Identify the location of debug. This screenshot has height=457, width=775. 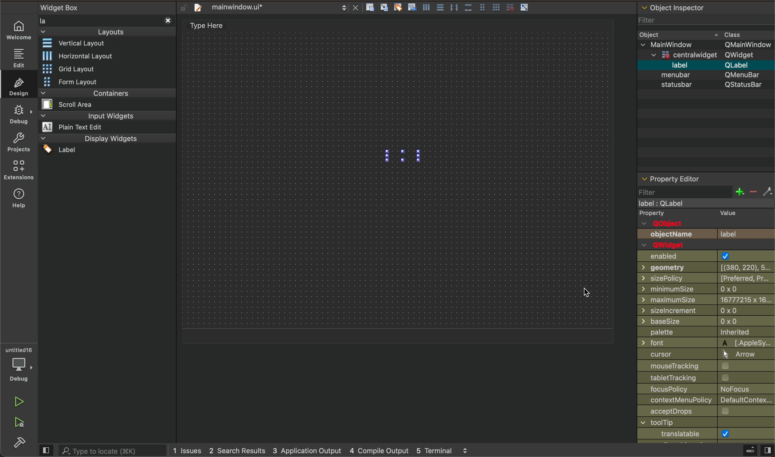
(21, 116).